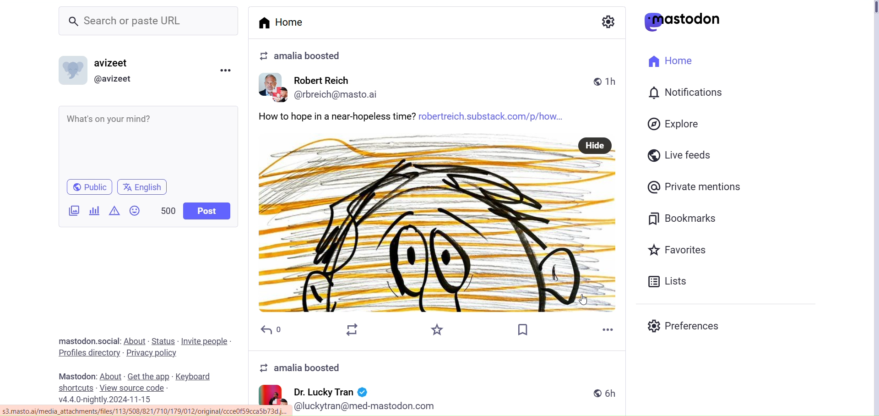 This screenshot has height=416, width=879. Describe the element at coordinates (274, 86) in the screenshot. I see `profile image` at that location.